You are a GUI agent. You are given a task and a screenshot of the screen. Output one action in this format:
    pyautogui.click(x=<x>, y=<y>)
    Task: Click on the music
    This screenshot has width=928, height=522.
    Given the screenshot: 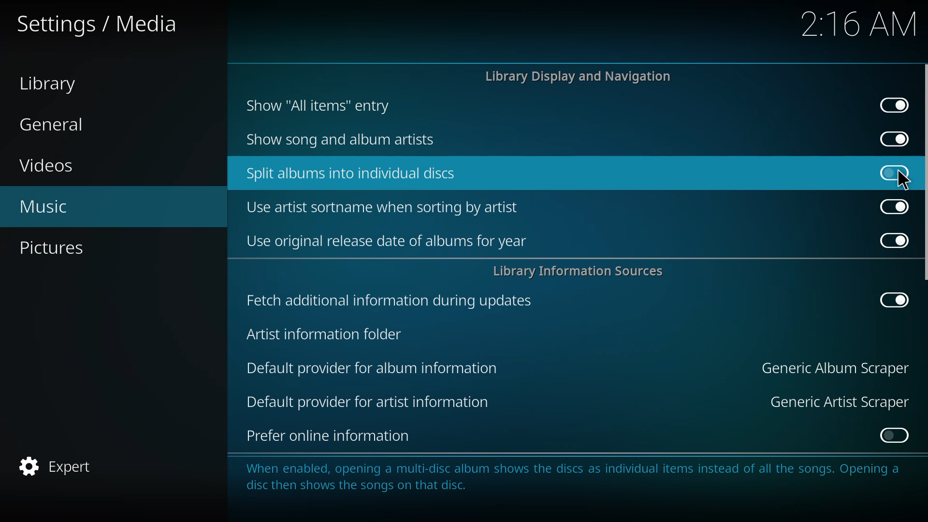 What is the action you would take?
    pyautogui.click(x=49, y=207)
    